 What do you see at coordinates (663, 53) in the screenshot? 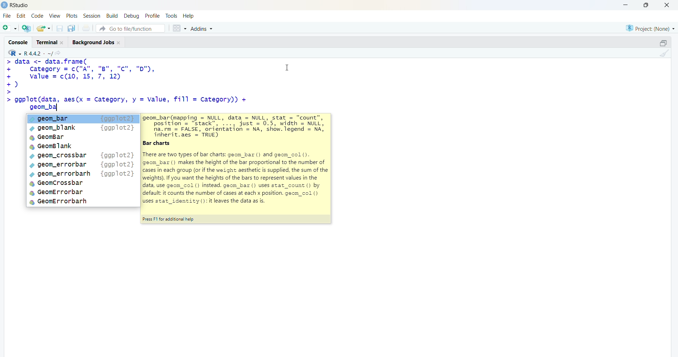
I see `clear console` at bounding box center [663, 53].